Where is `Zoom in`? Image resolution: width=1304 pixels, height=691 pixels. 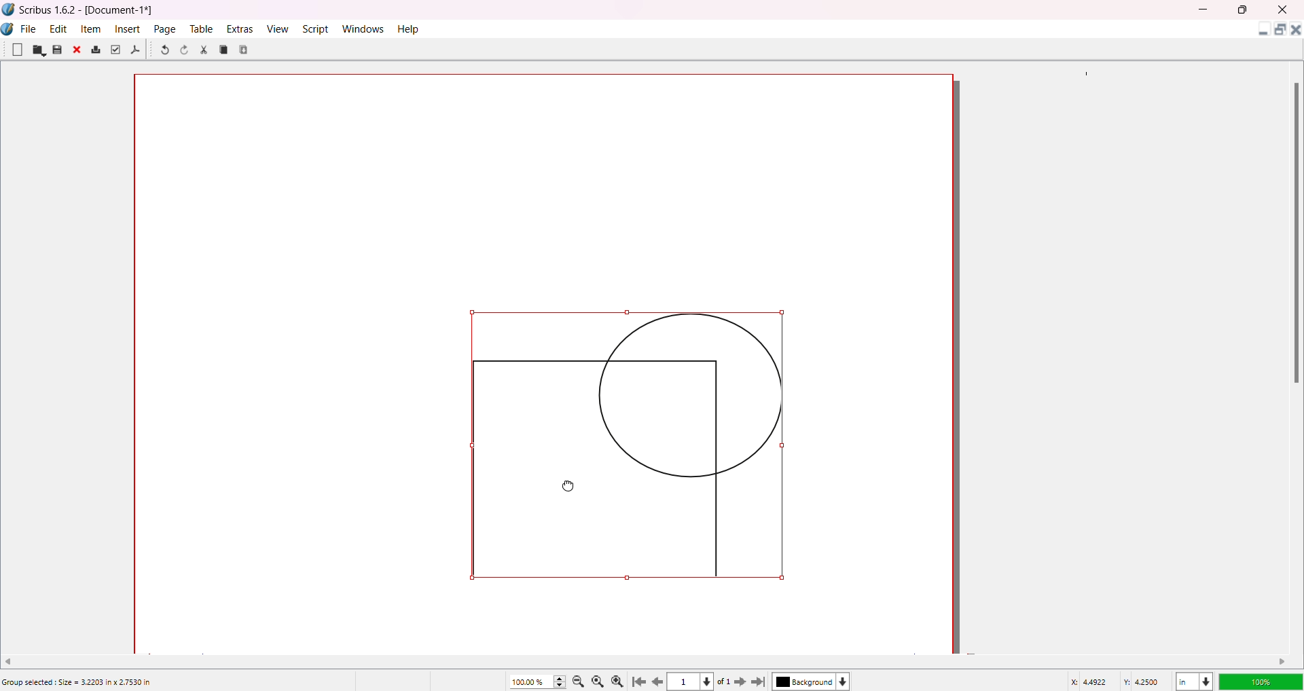
Zoom in is located at coordinates (620, 680).